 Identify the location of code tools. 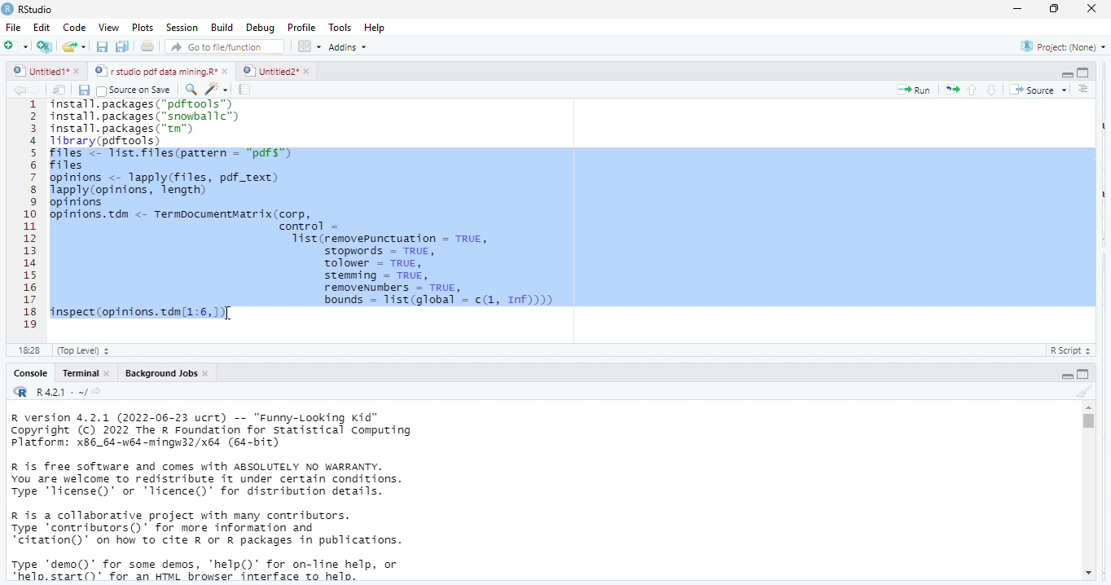
(216, 88).